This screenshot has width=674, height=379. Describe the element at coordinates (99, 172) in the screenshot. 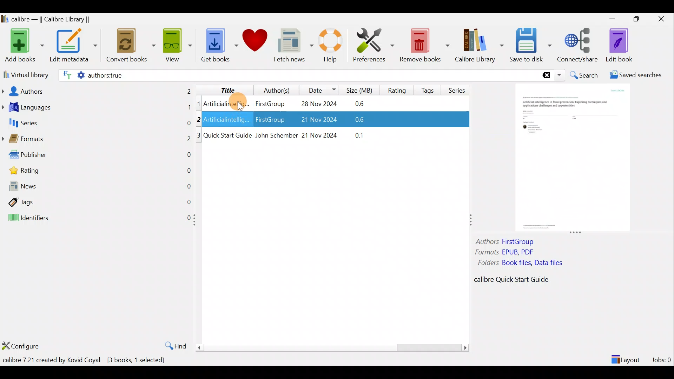

I see `Rating` at that location.